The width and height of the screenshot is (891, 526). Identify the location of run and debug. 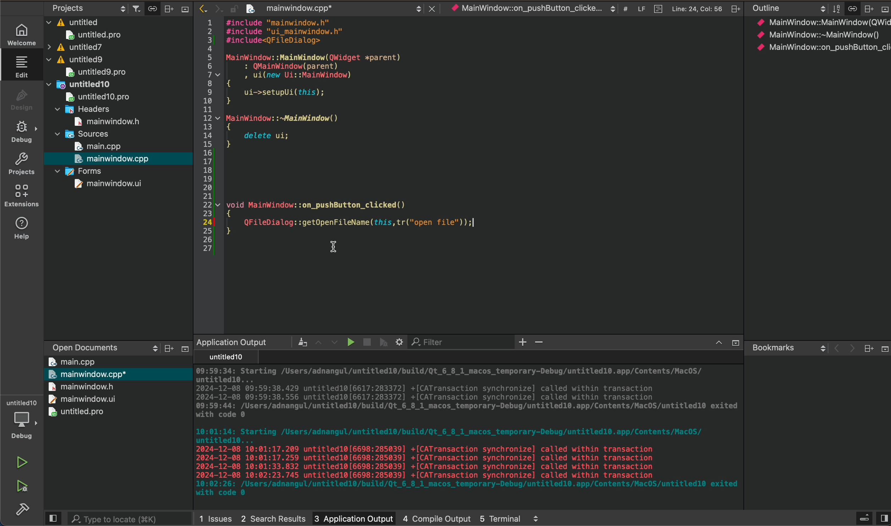
(21, 489).